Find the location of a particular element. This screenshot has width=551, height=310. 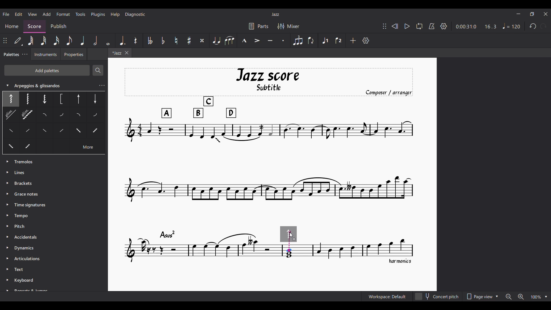

Toggle double flat is located at coordinates (150, 41).